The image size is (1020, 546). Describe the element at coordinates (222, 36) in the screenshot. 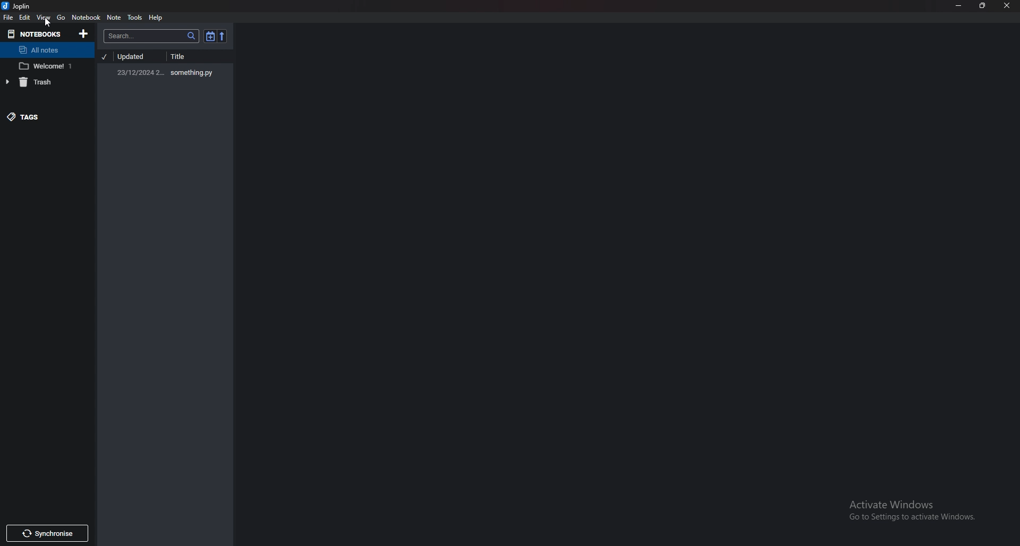

I see `Reverse sort order` at that location.